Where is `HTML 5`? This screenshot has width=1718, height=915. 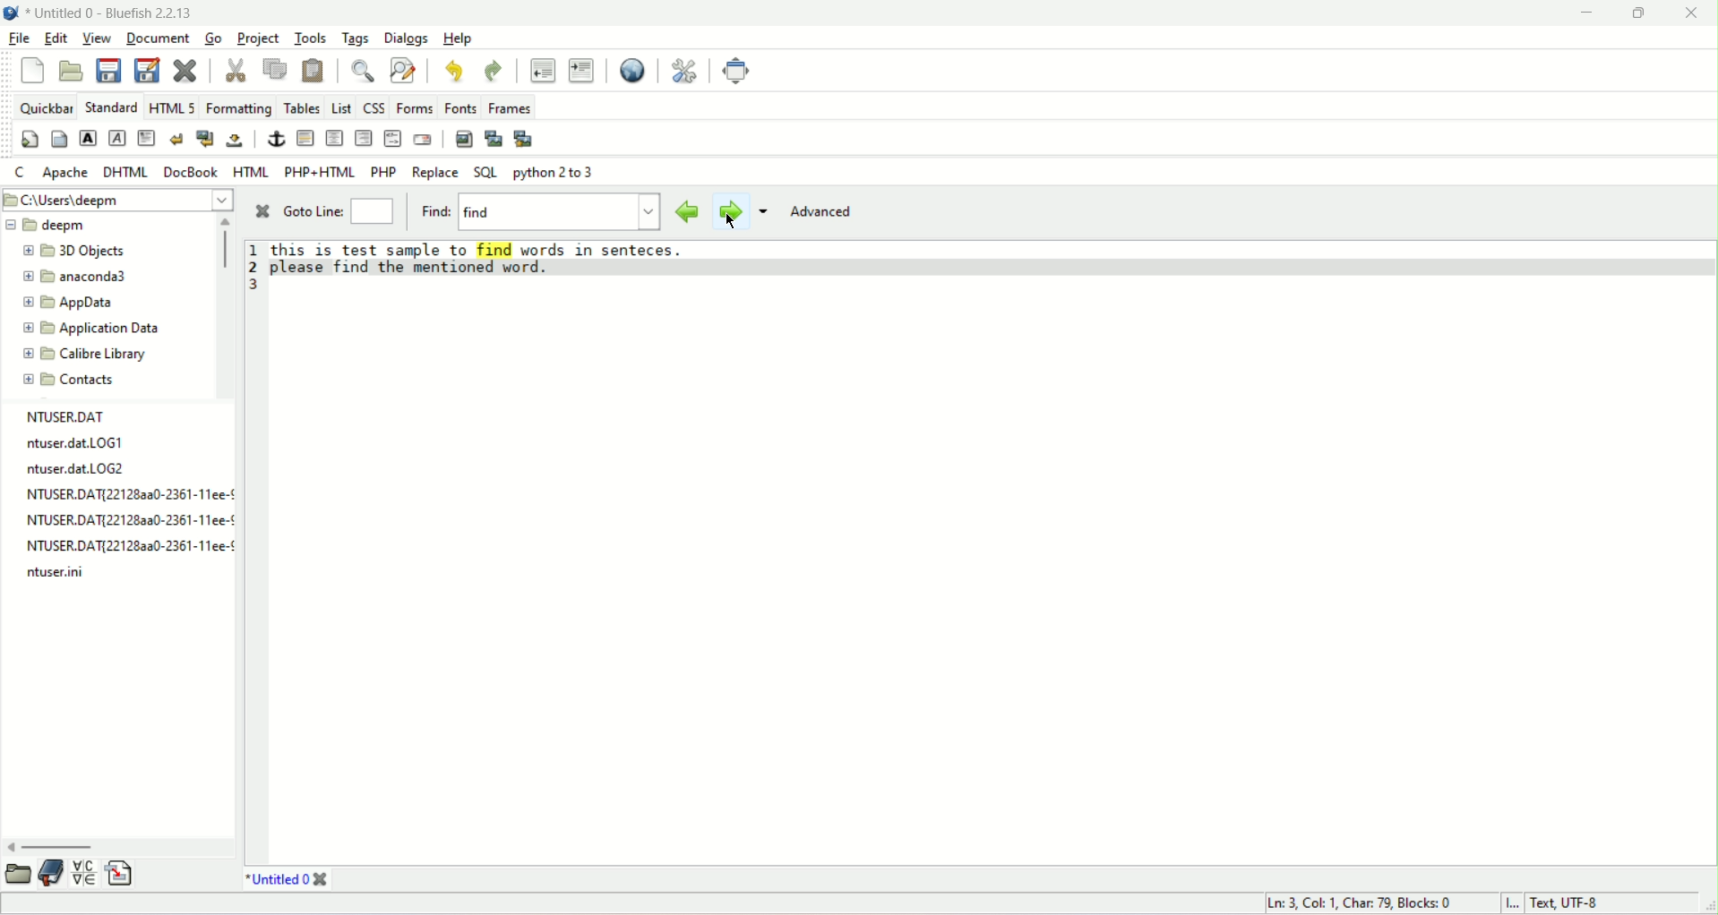
HTML 5 is located at coordinates (173, 107).